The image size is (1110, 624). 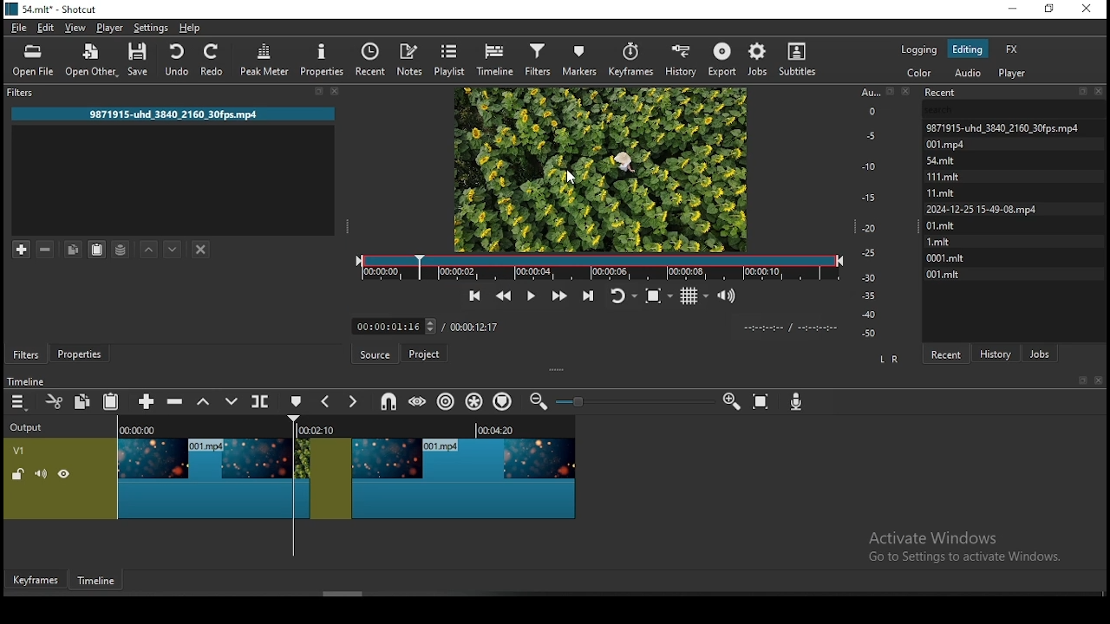 I want to click on properties, so click(x=323, y=59).